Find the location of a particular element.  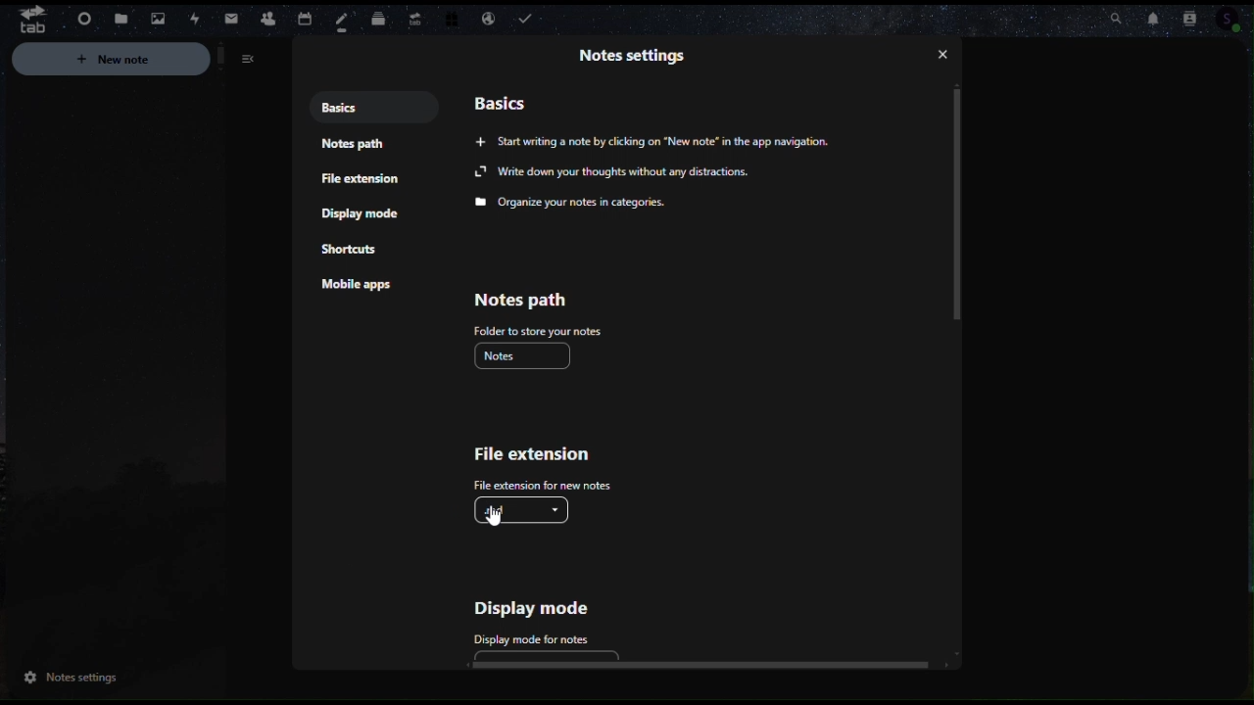

Notes path is located at coordinates (519, 301).